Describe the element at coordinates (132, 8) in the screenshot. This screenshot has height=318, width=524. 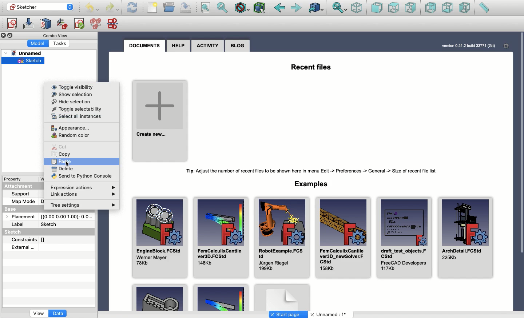
I see `Refresh` at that location.